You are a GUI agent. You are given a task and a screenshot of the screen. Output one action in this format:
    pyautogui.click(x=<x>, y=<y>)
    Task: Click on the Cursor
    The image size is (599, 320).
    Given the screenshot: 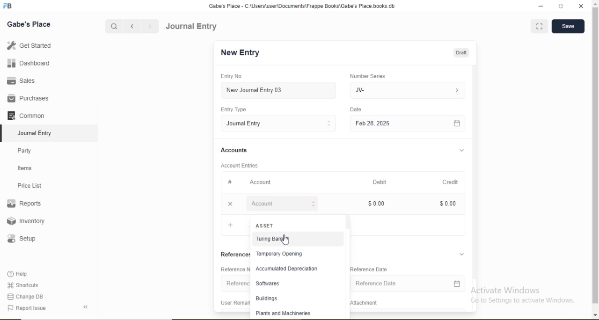 What is the action you would take?
    pyautogui.click(x=286, y=240)
    